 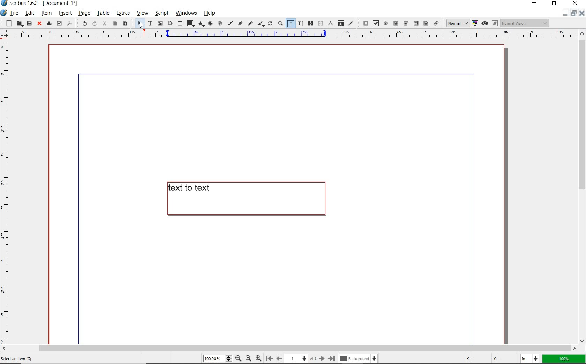 I want to click on 100%, so click(x=564, y=359).